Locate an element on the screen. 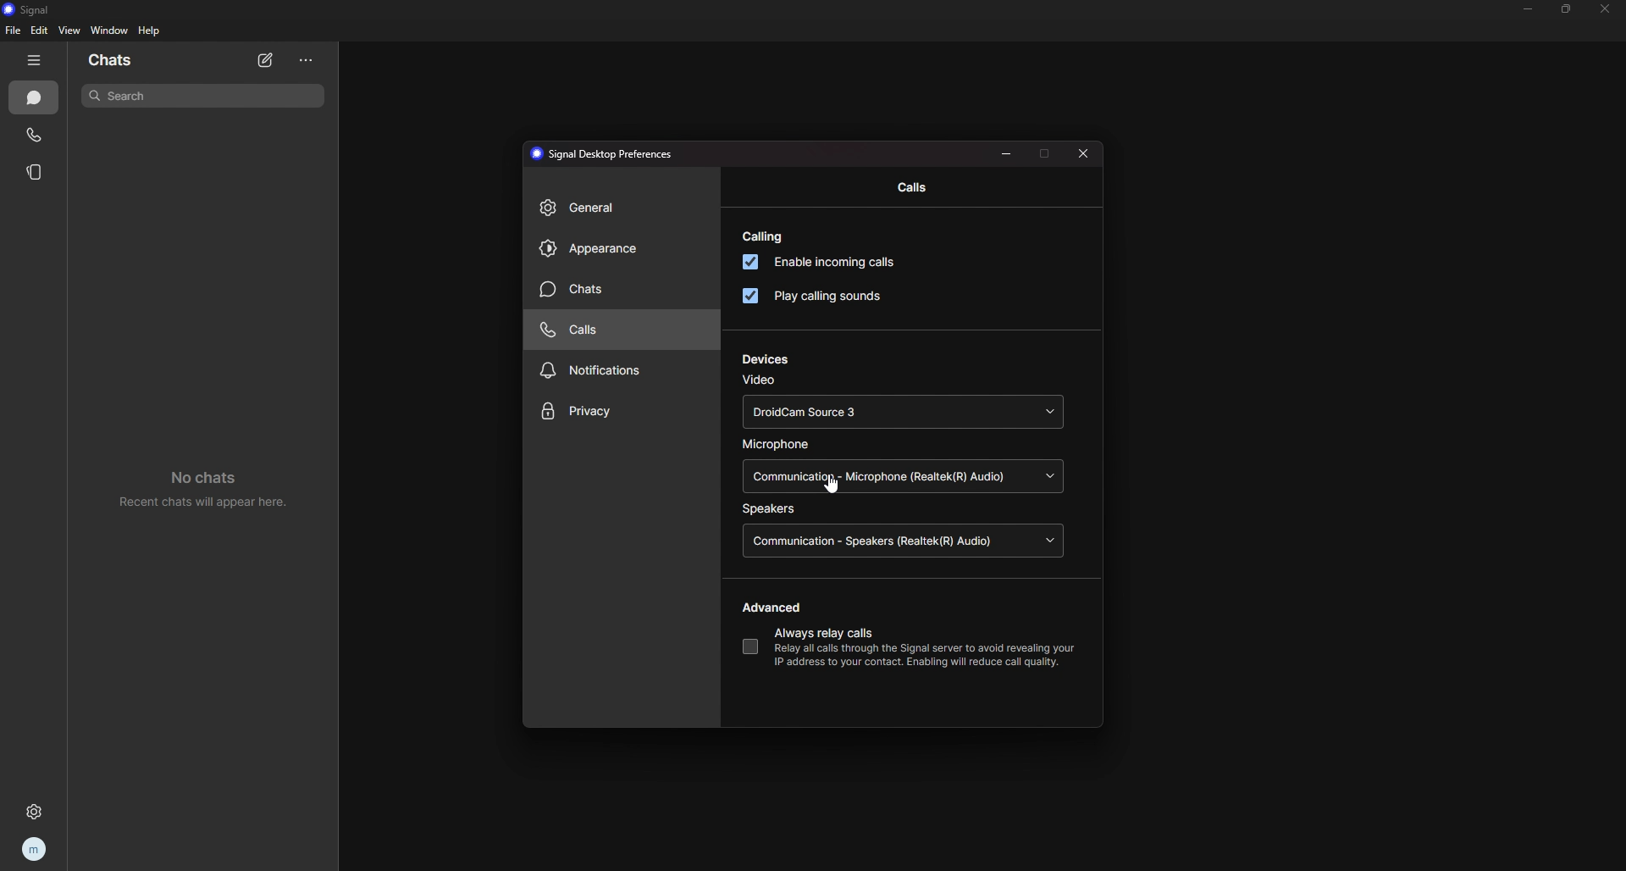 The height and width of the screenshot is (871, 1626). help is located at coordinates (151, 31).